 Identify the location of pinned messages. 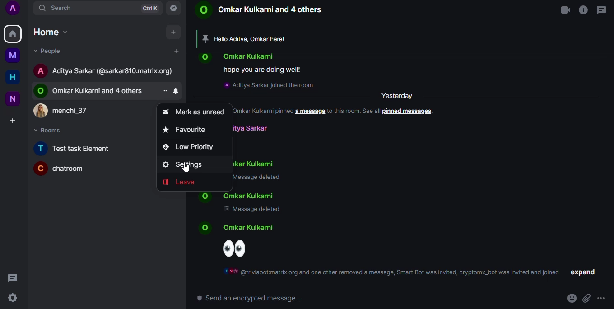
(409, 112).